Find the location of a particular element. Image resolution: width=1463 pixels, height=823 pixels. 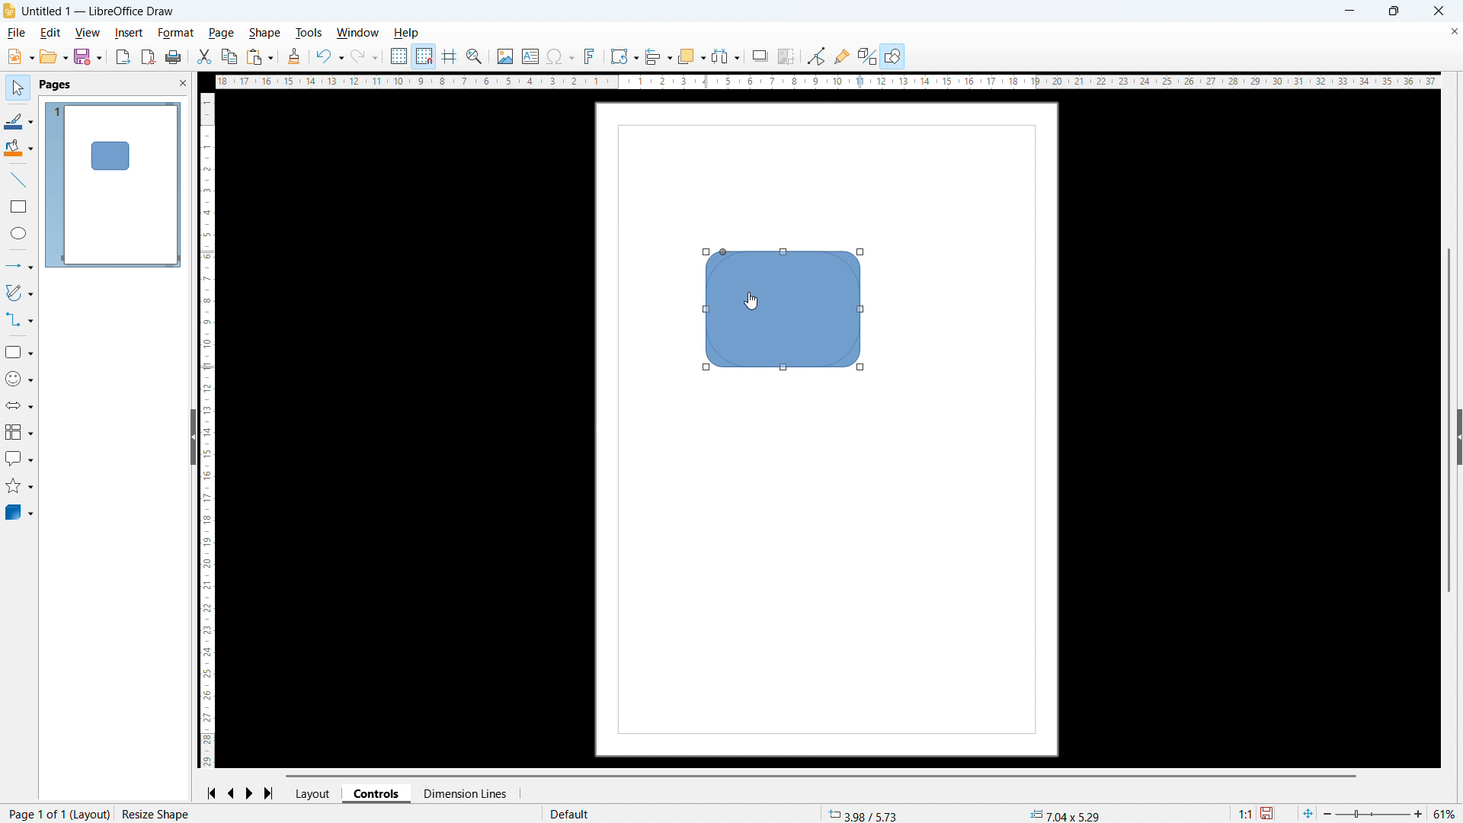

Align  is located at coordinates (658, 57).